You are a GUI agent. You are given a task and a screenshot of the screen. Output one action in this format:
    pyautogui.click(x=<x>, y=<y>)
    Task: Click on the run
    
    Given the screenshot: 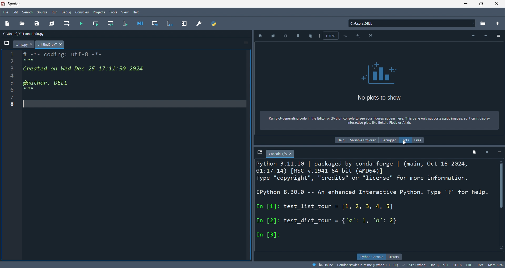 What is the action you would take?
    pyautogui.click(x=53, y=12)
    